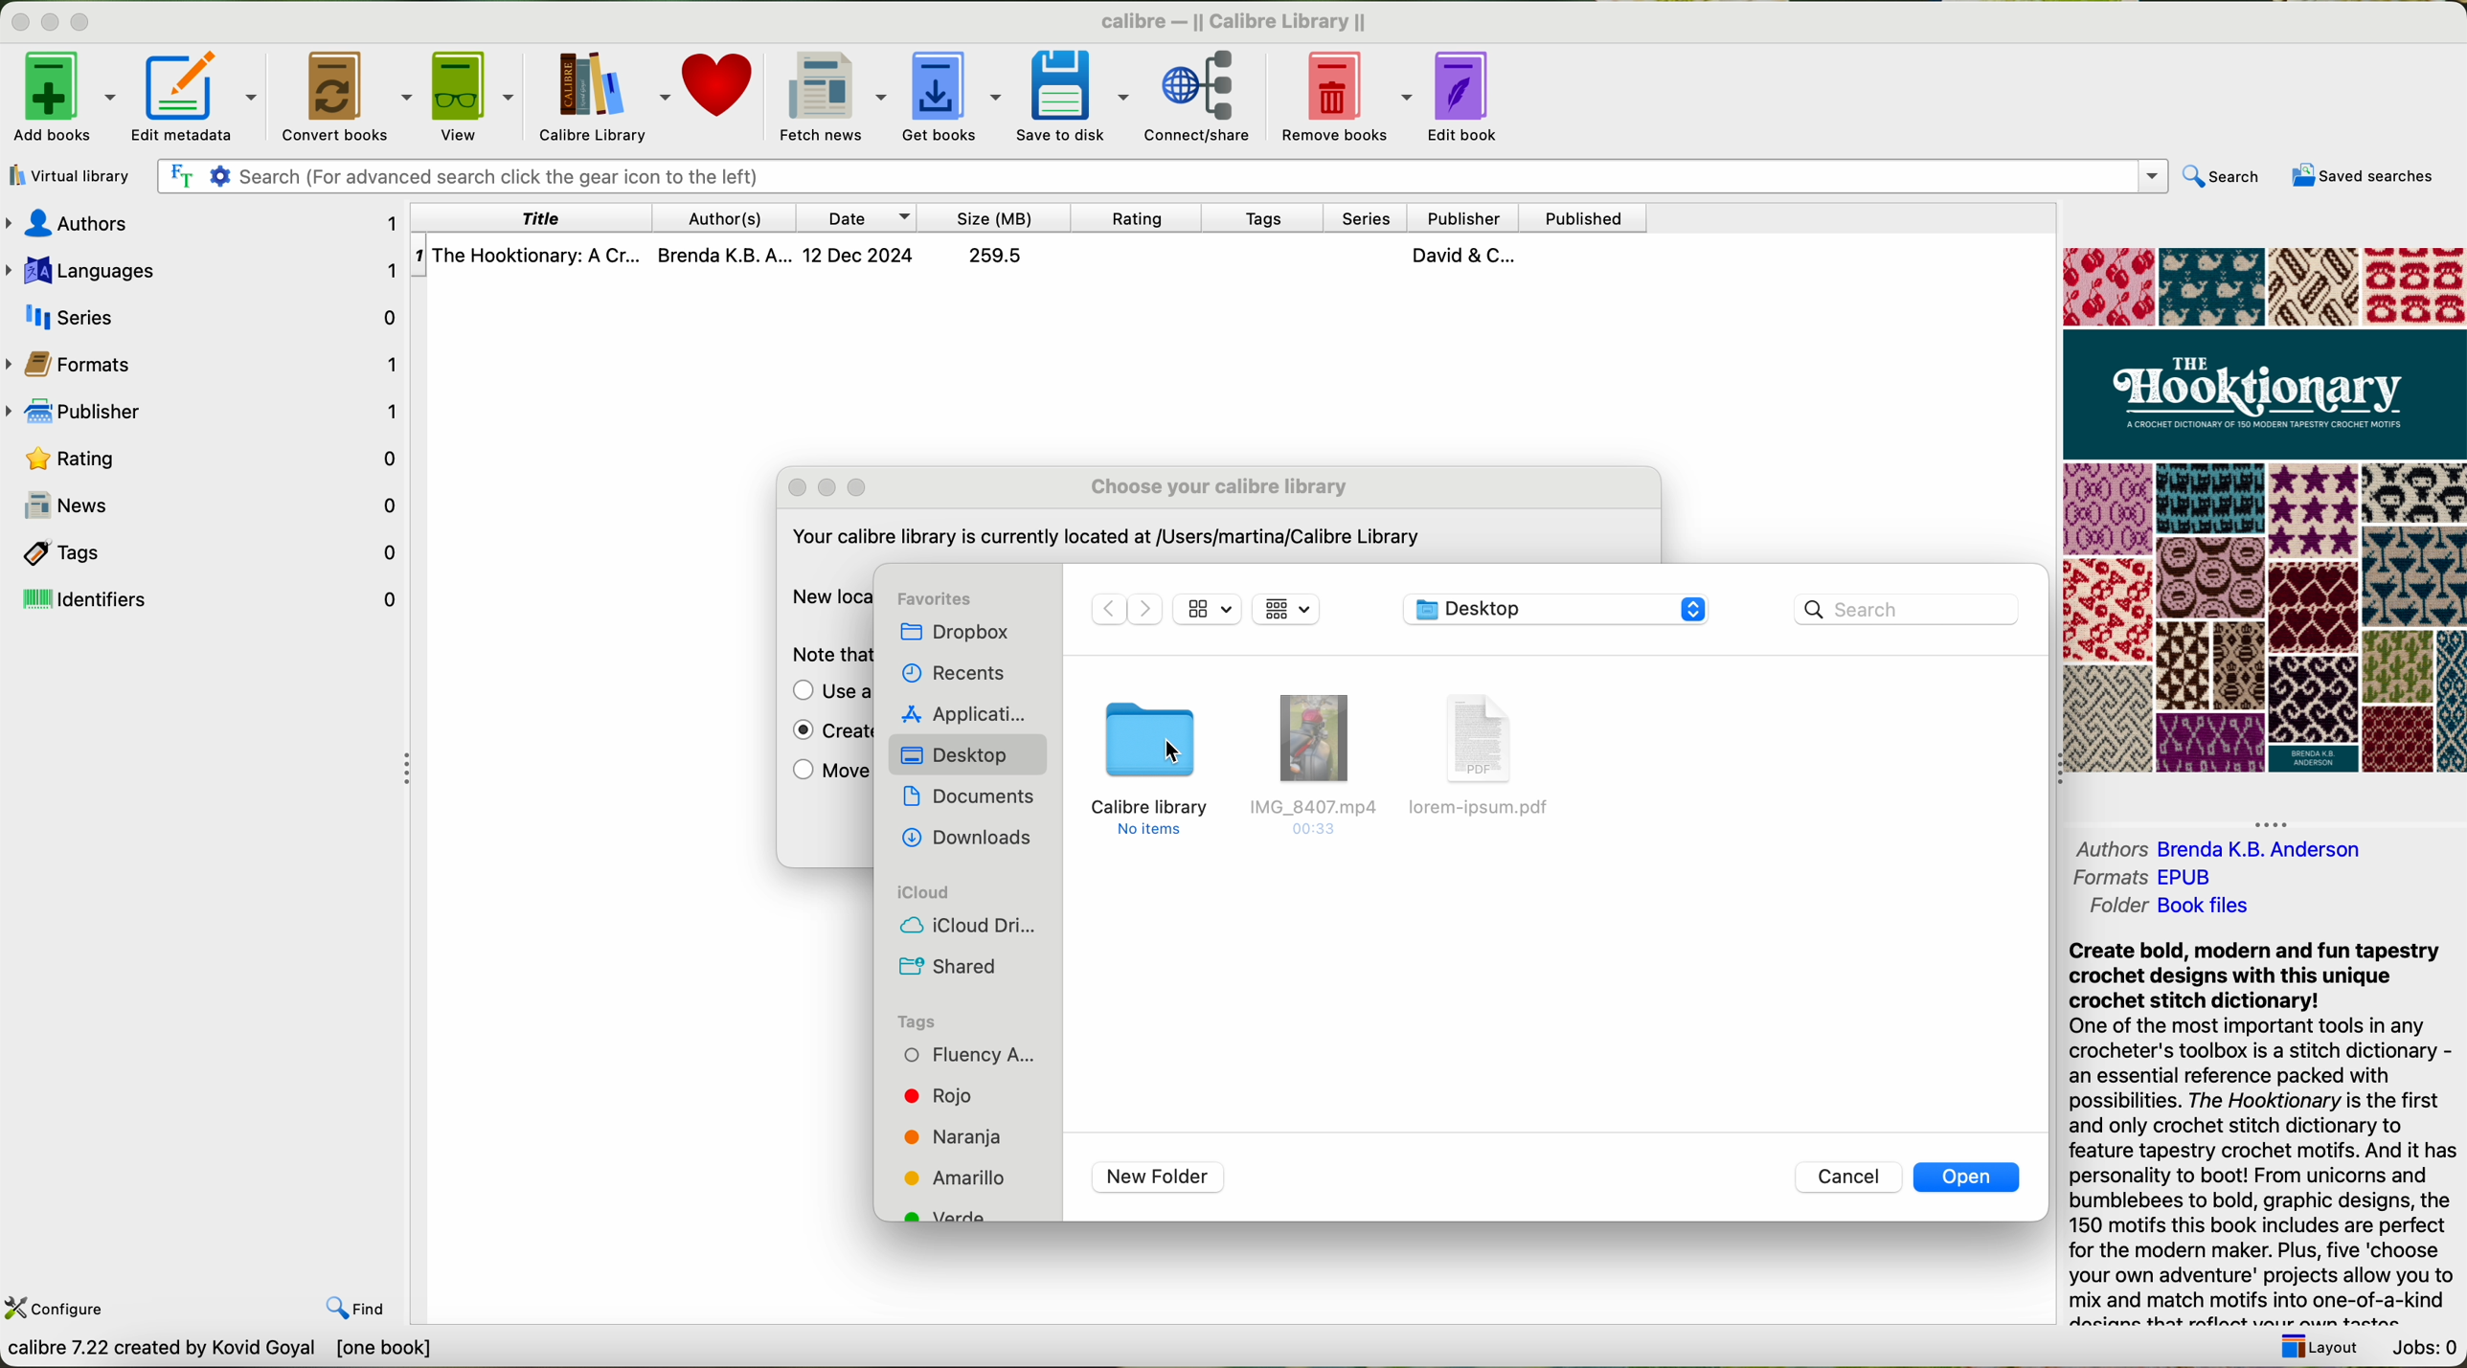 This screenshot has width=2467, height=1368. What do you see at coordinates (860, 215) in the screenshot?
I see `date` at bounding box center [860, 215].